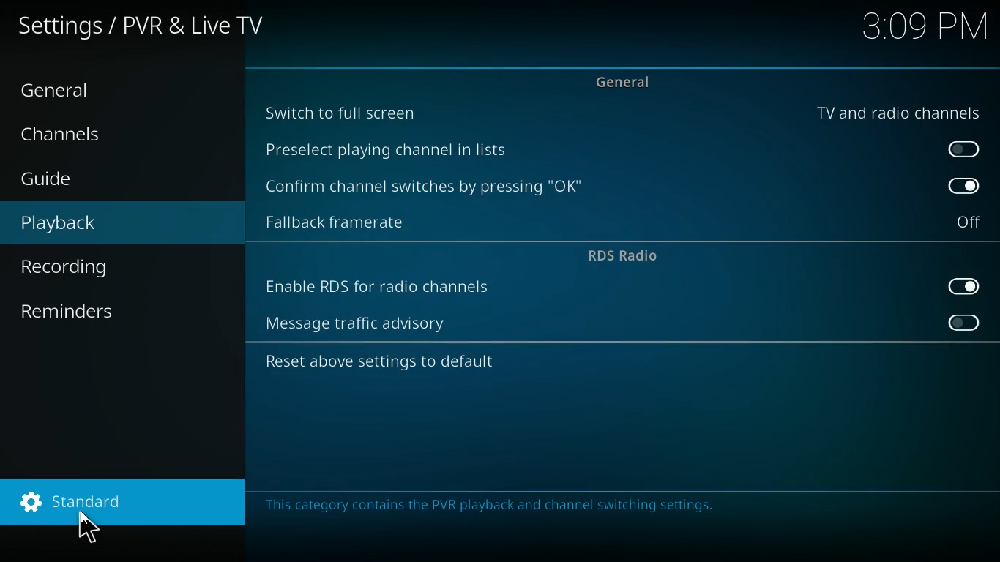 This screenshot has width=1000, height=562. I want to click on guide, so click(90, 181).